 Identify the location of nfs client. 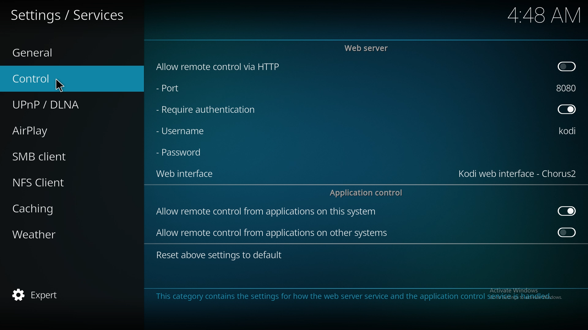
(49, 181).